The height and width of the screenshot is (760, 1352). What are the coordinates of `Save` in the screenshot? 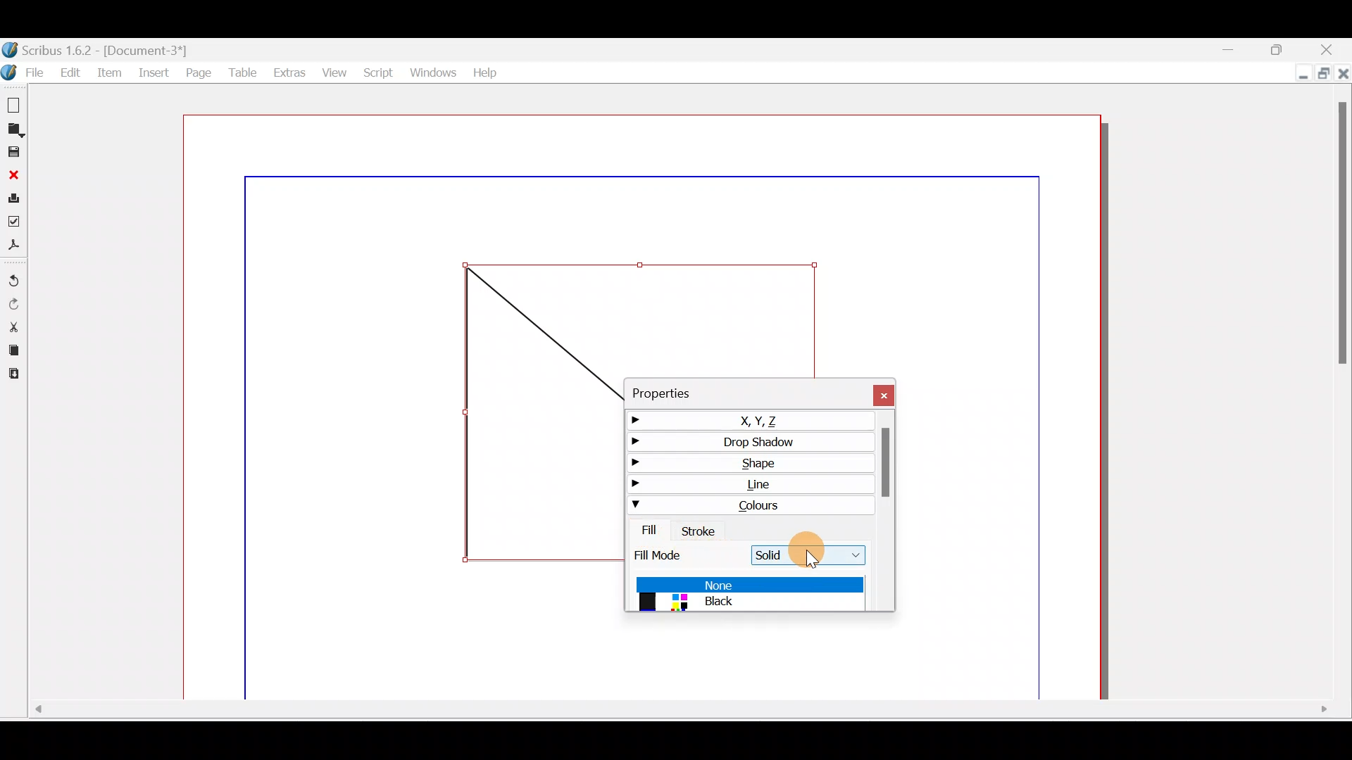 It's located at (13, 151).